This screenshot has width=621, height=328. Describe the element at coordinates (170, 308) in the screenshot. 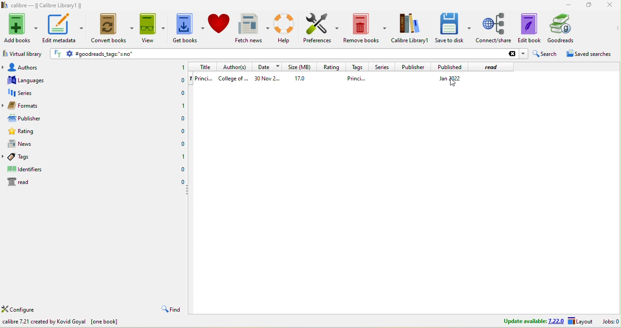

I see `find` at that location.